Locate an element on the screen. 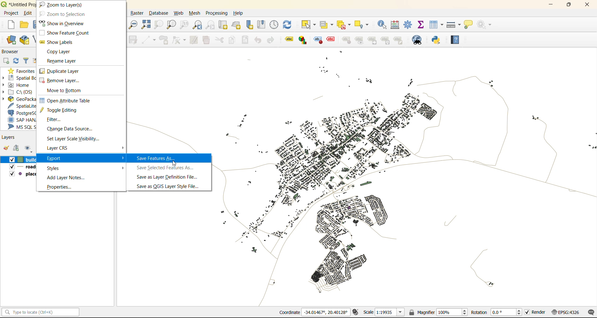 Image resolution: width=597 pixels, height=318 pixels. Edit is located at coordinates (27, 12).